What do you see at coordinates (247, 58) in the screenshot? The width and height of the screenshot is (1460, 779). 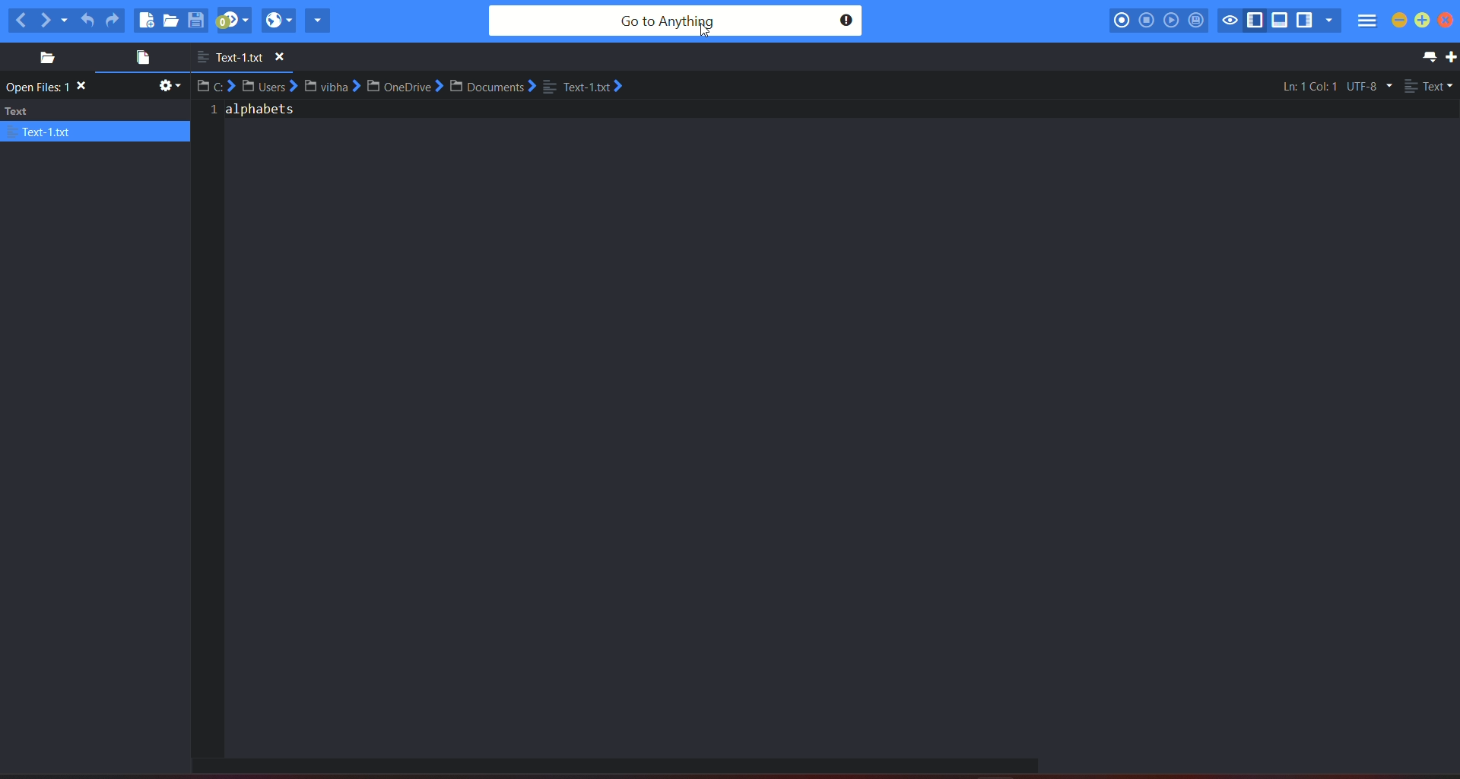 I see `file name` at bounding box center [247, 58].